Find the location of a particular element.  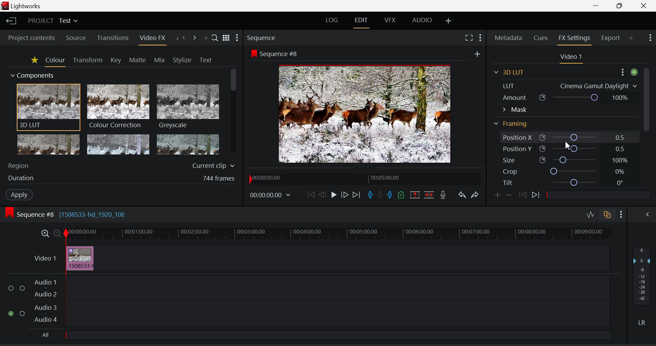

Audio4 is located at coordinates (46, 319).